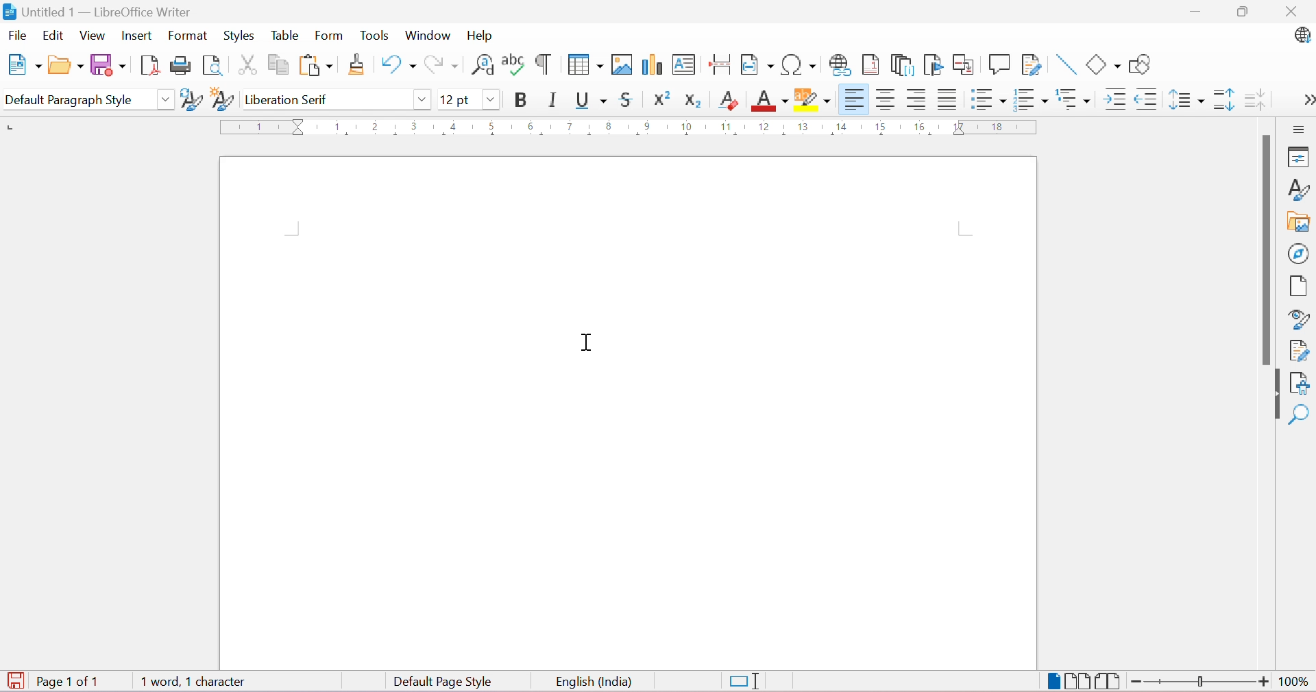  What do you see at coordinates (1295, 320) in the screenshot?
I see `Style Inspector` at bounding box center [1295, 320].